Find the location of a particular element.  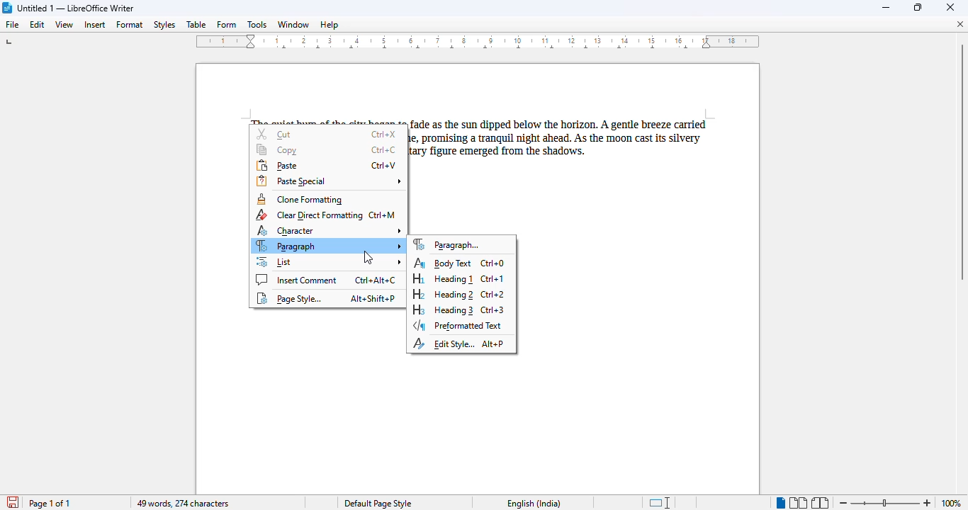

click to save document is located at coordinates (13, 502).